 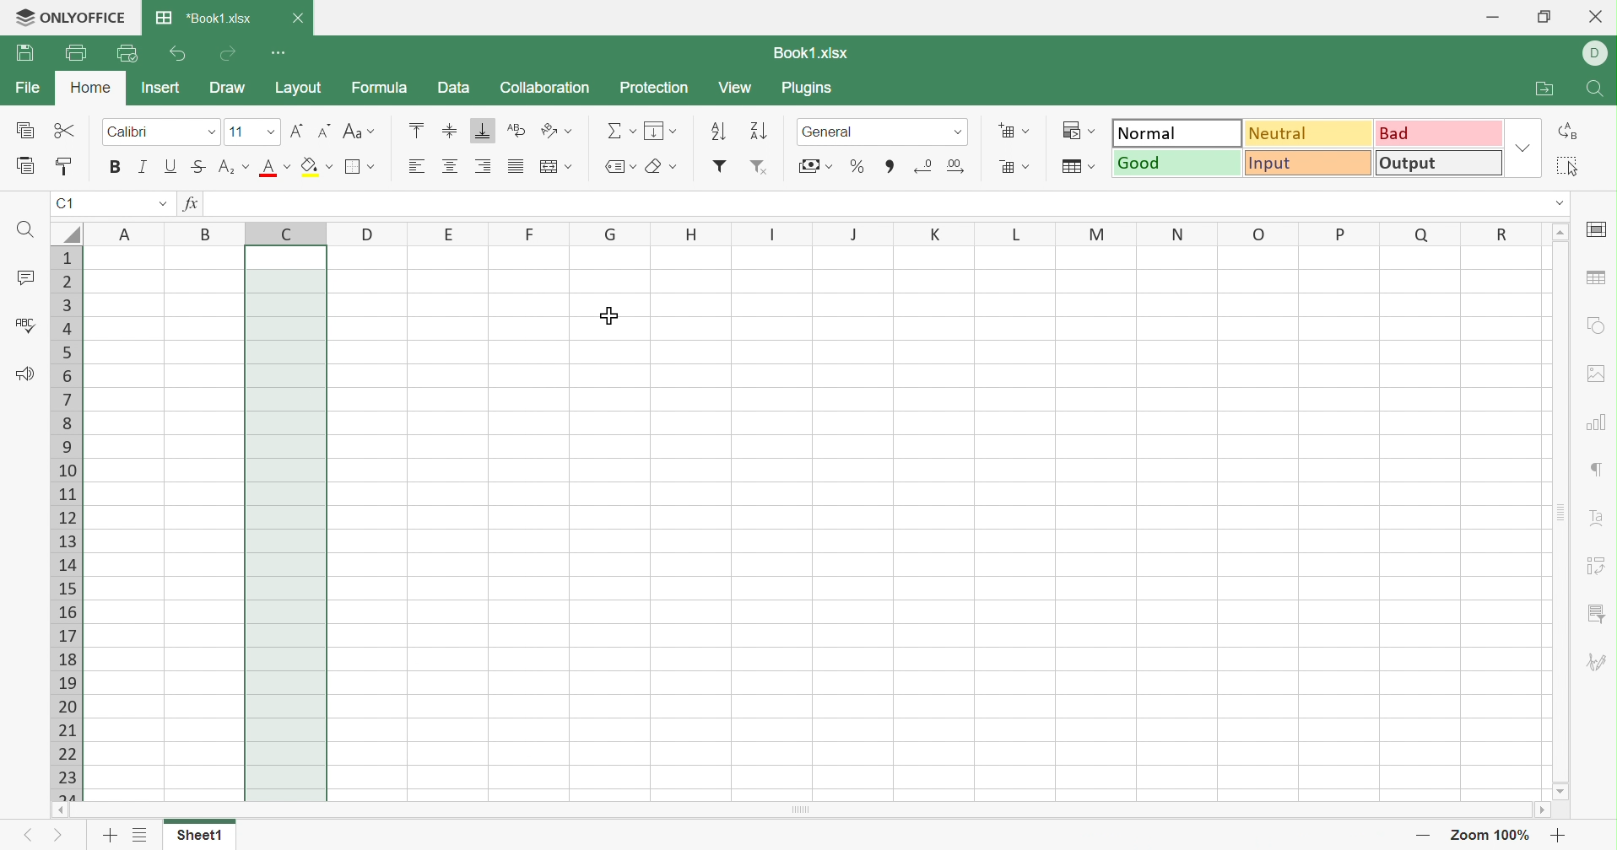 What do you see at coordinates (1595, 53) in the screenshot?
I see `DELL` at bounding box center [1595, 53].